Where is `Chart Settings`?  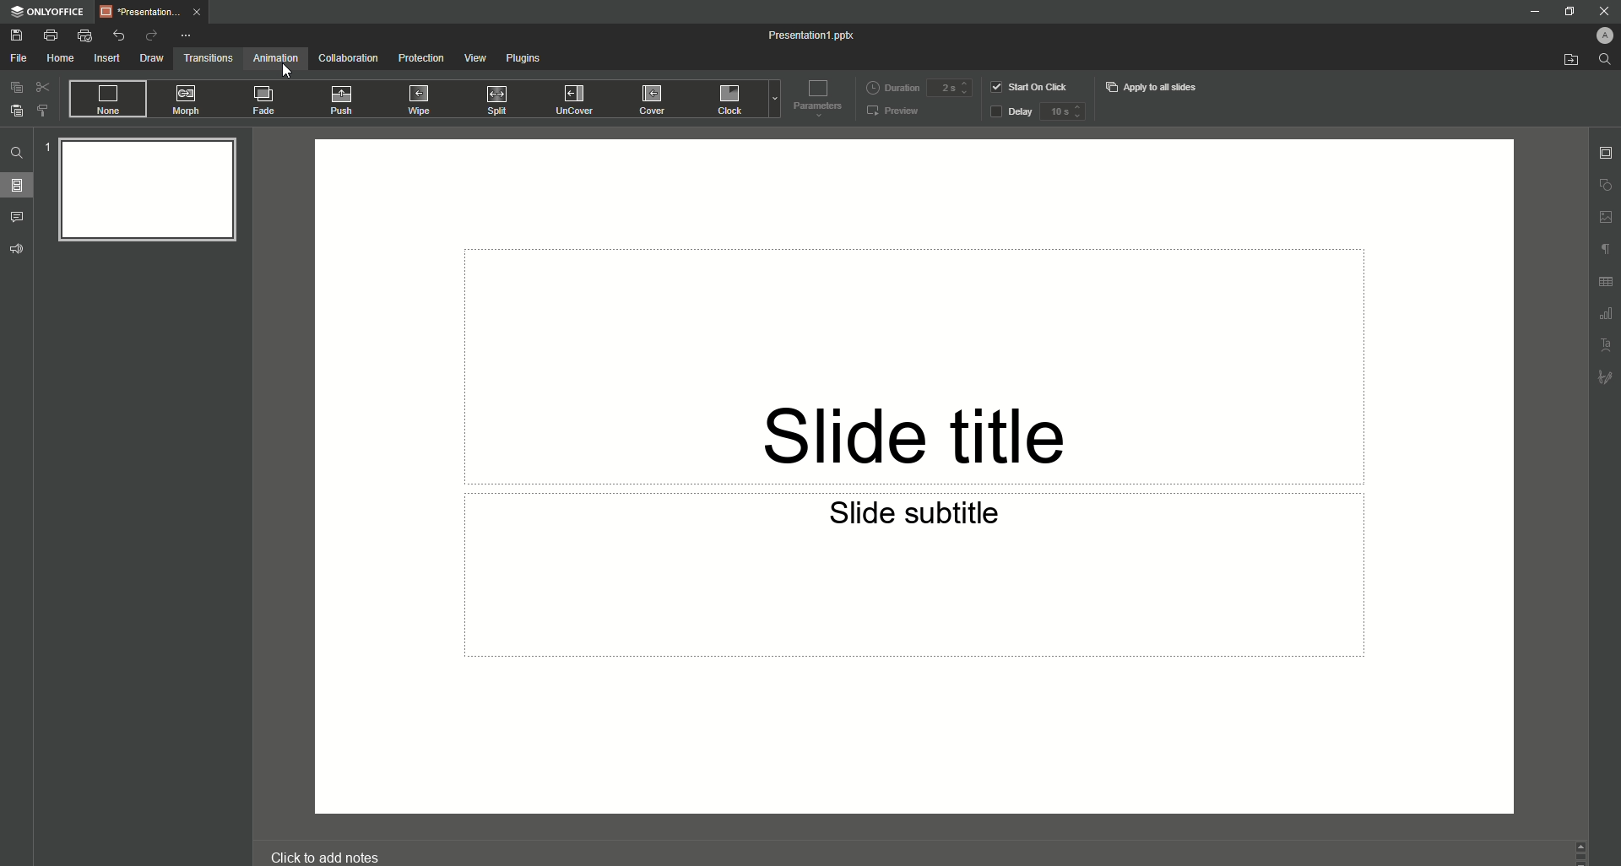
Chart Settings is located at coordinates (1605, 316).